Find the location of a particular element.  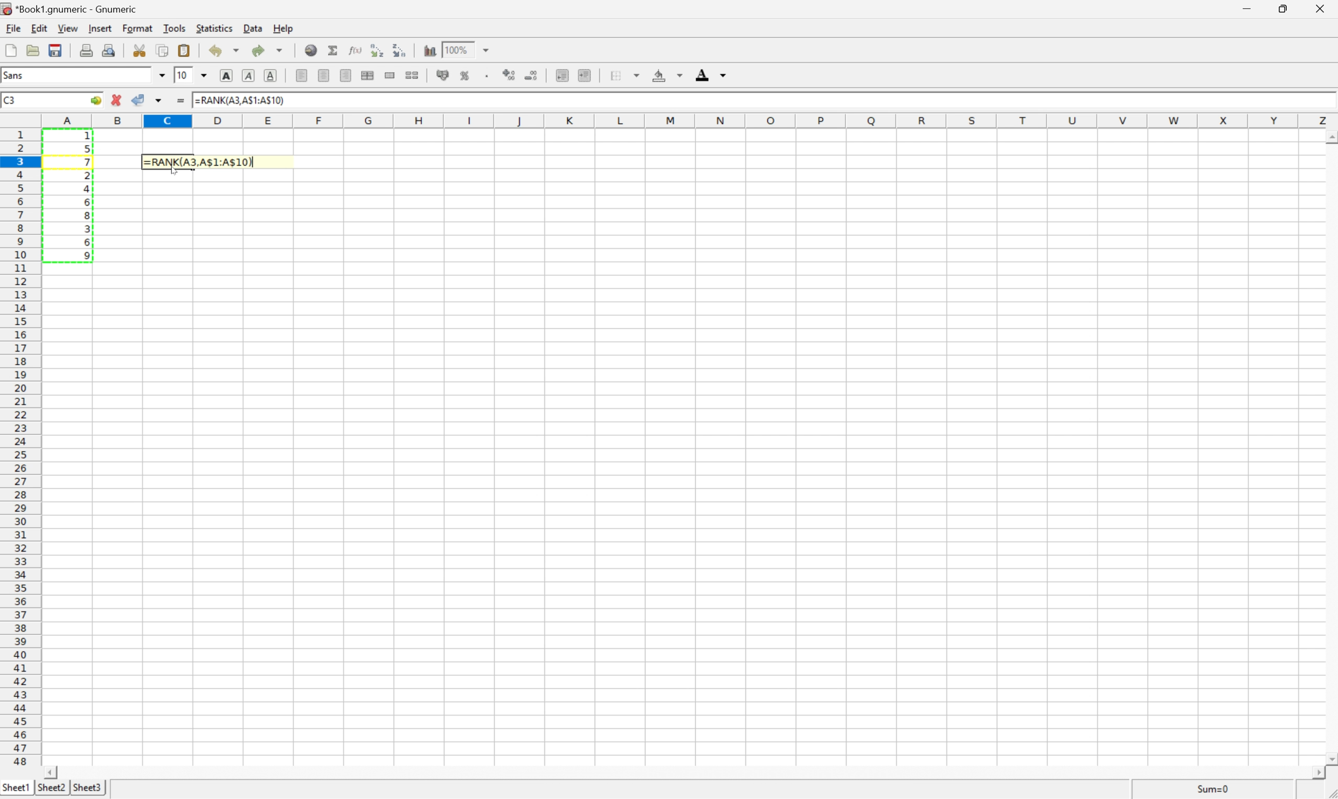

sheet3 is located at coordinates (88, 786).